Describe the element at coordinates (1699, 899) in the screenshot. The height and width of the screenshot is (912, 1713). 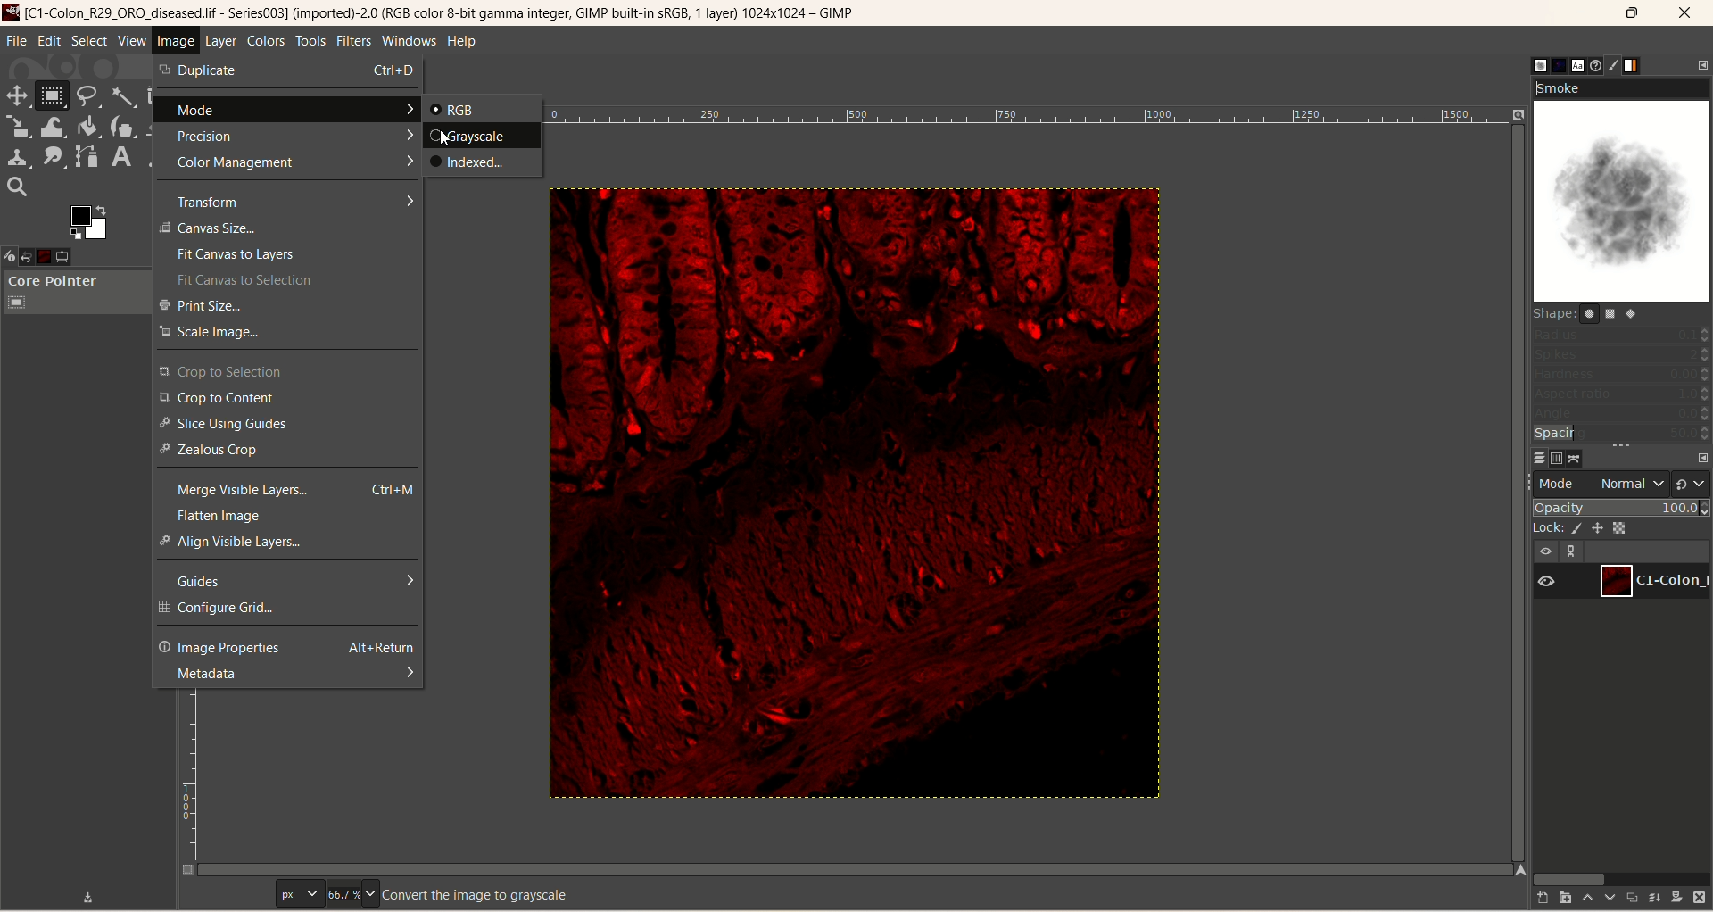
I see `delete this layer` at that location.